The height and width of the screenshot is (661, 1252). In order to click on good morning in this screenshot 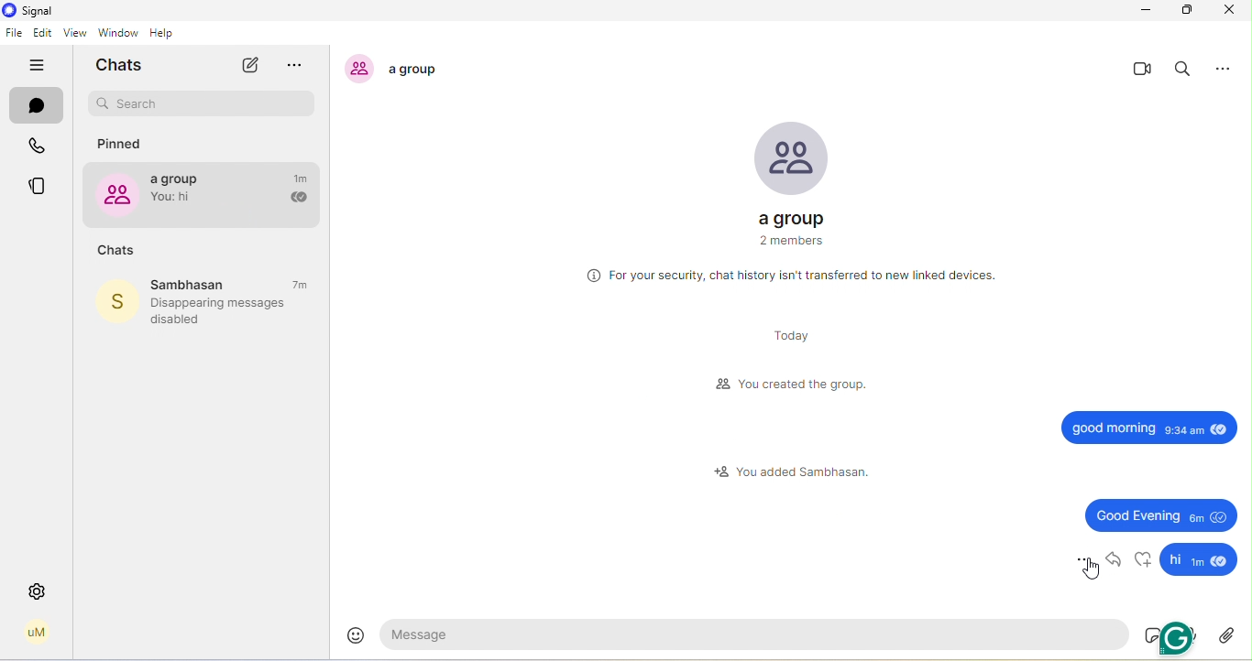, I will do `click(1151, 425)`.